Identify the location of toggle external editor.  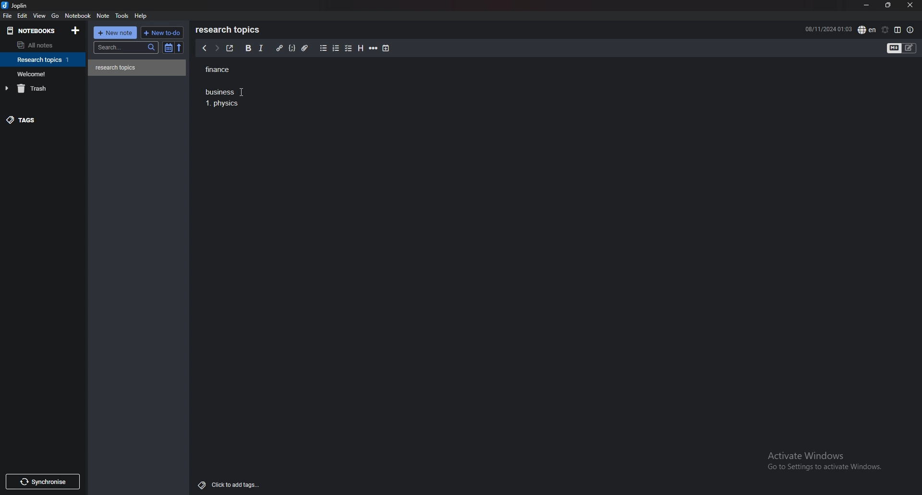
(229, 48).